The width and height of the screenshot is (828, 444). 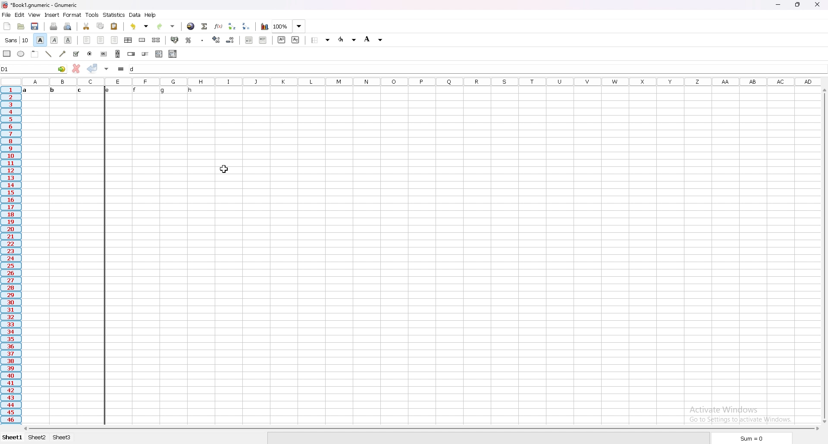 I want to click on scroll bar, so click(x=824, y=256).